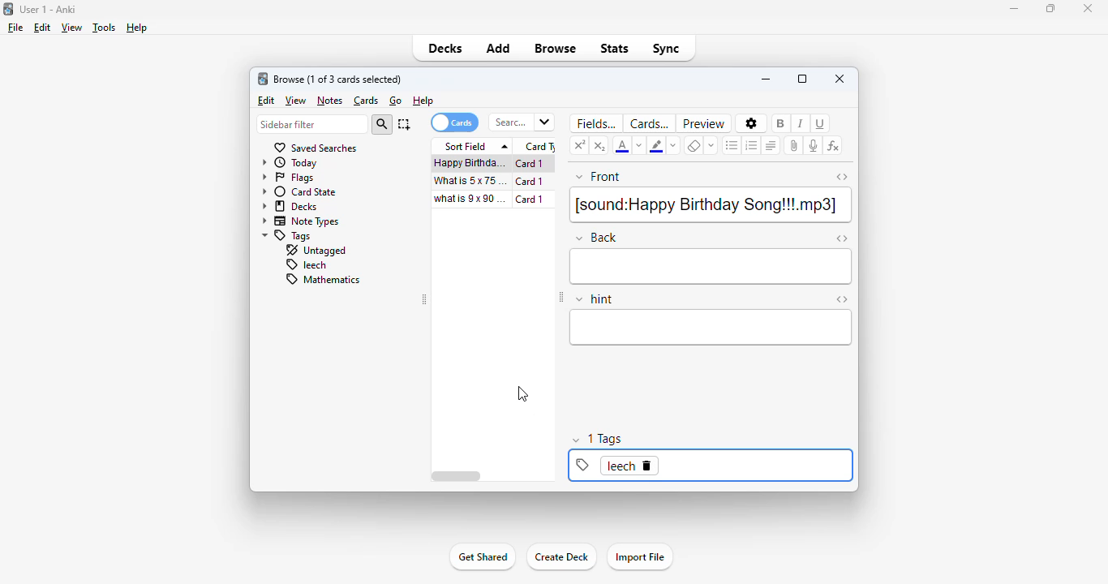 The height and width of the screenshot is (584, 1108). I want to click on change color, so click(640, 146).